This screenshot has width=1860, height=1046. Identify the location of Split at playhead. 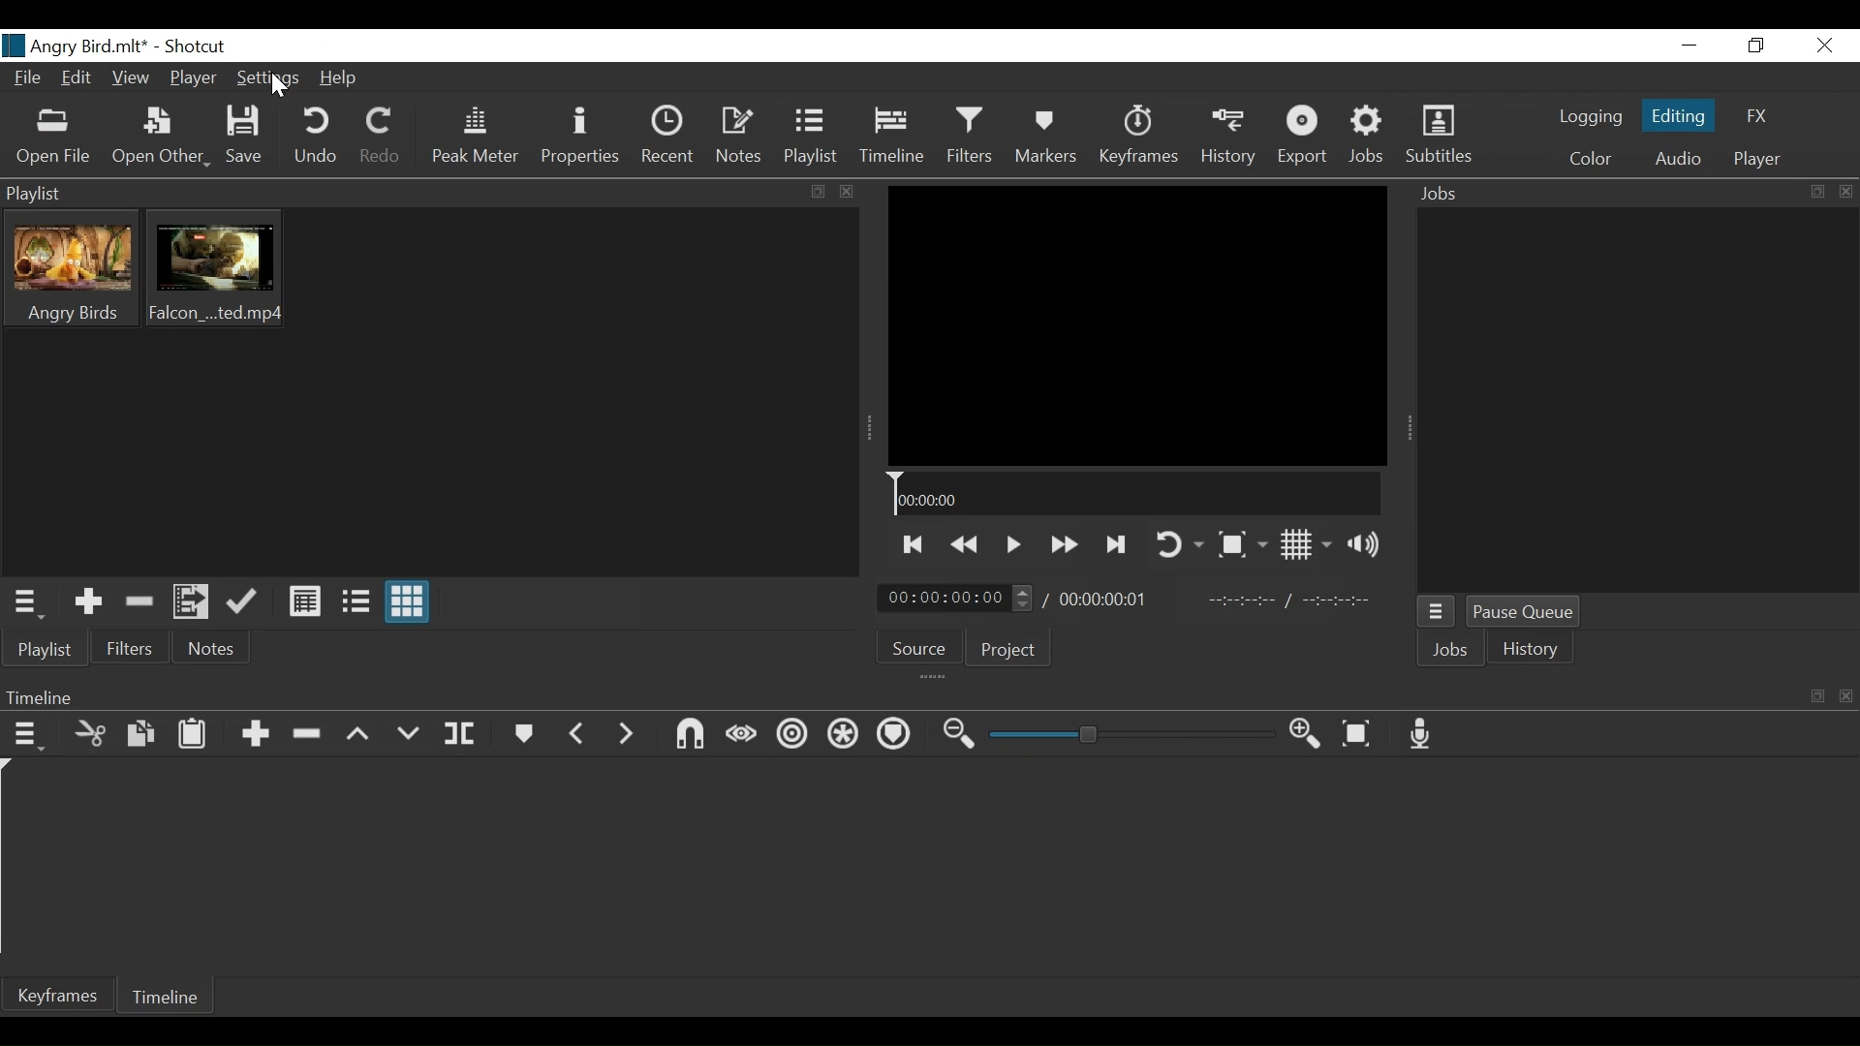
(464, 736).